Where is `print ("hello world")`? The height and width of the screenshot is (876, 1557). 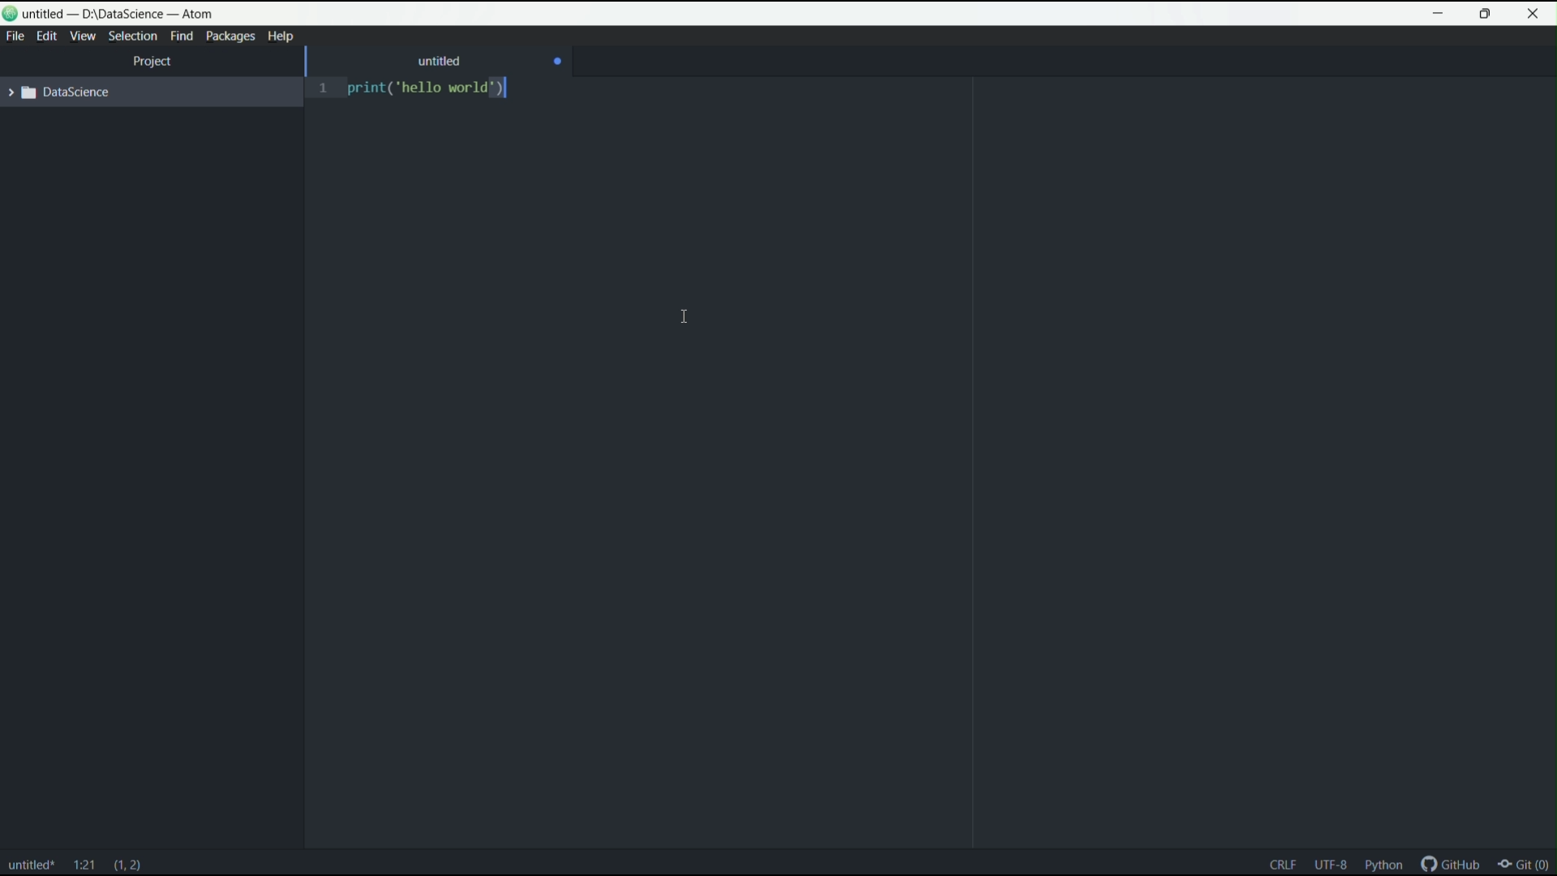 print ("hello world") is located at coordinates (433, 91).